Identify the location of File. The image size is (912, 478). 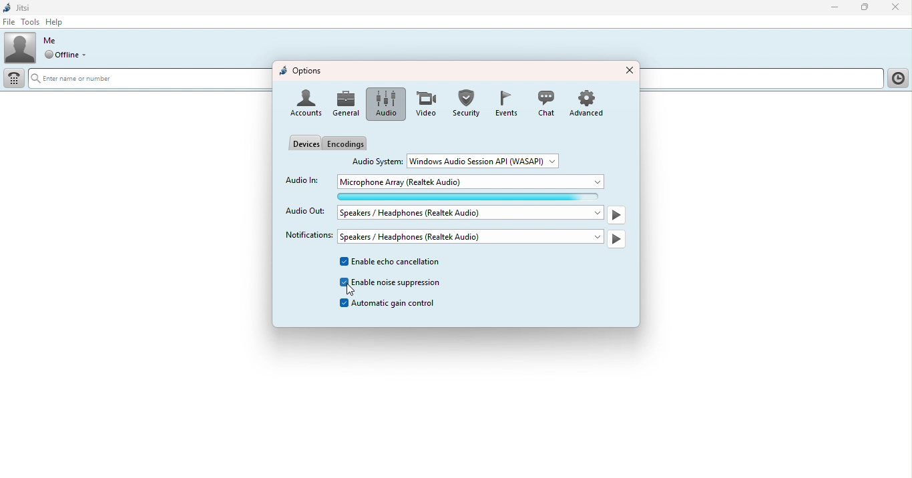
(9, 22).